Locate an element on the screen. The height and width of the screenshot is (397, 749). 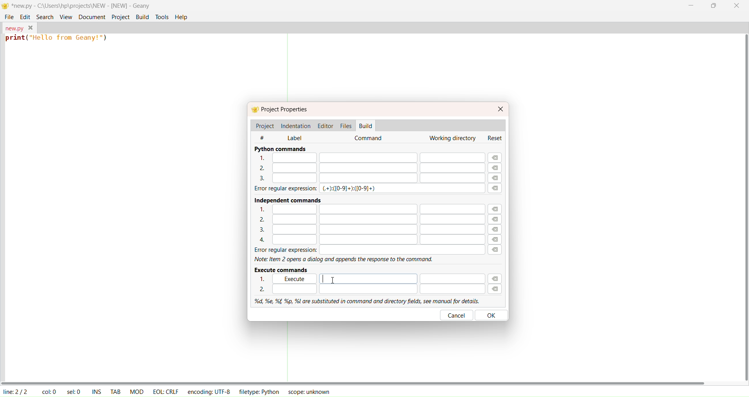
working directory is located at coordinates (451, 139).